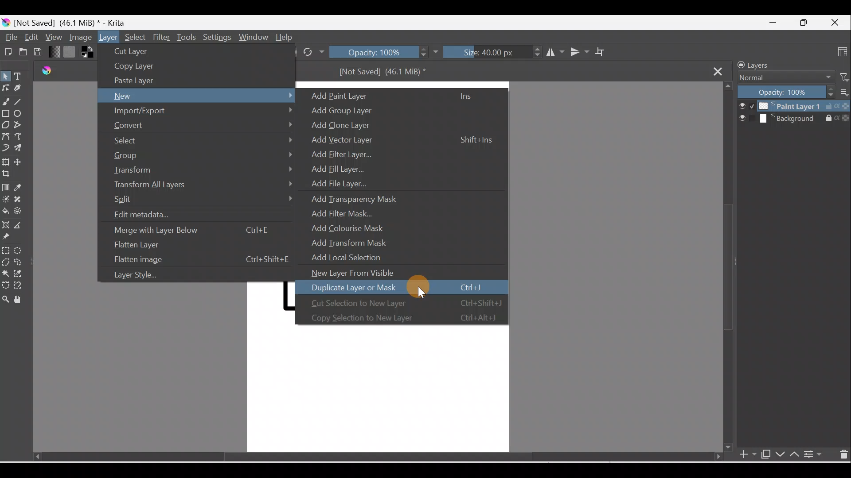 The image size is (851, 478). What do you see at coordinates (780, 455) in the screenshot?
I see `Move layer/mask down` at bounding box center [780, 455].